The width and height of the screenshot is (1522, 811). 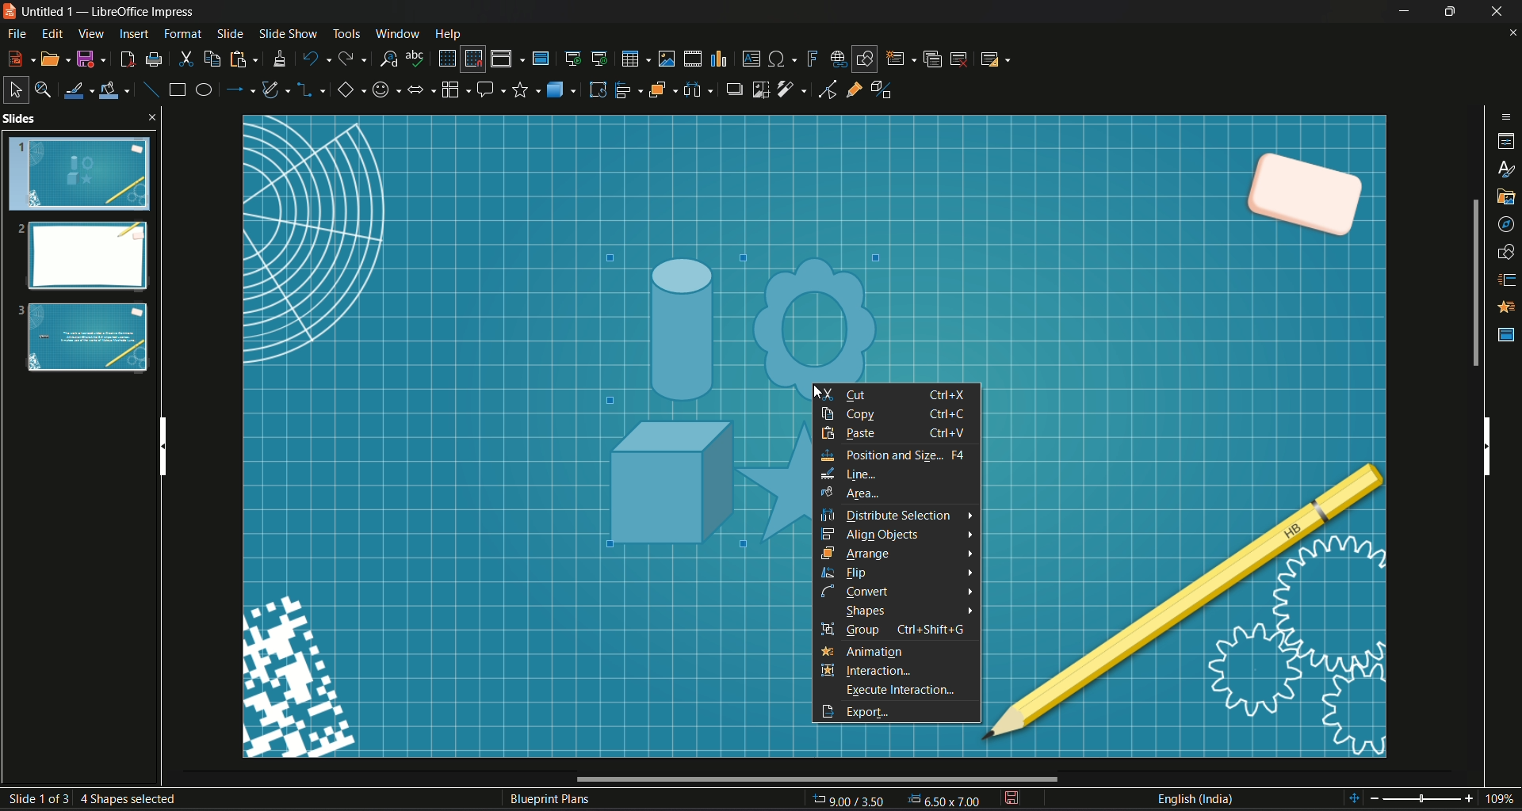 I want to click on crop image, so click(x=762, y=89).